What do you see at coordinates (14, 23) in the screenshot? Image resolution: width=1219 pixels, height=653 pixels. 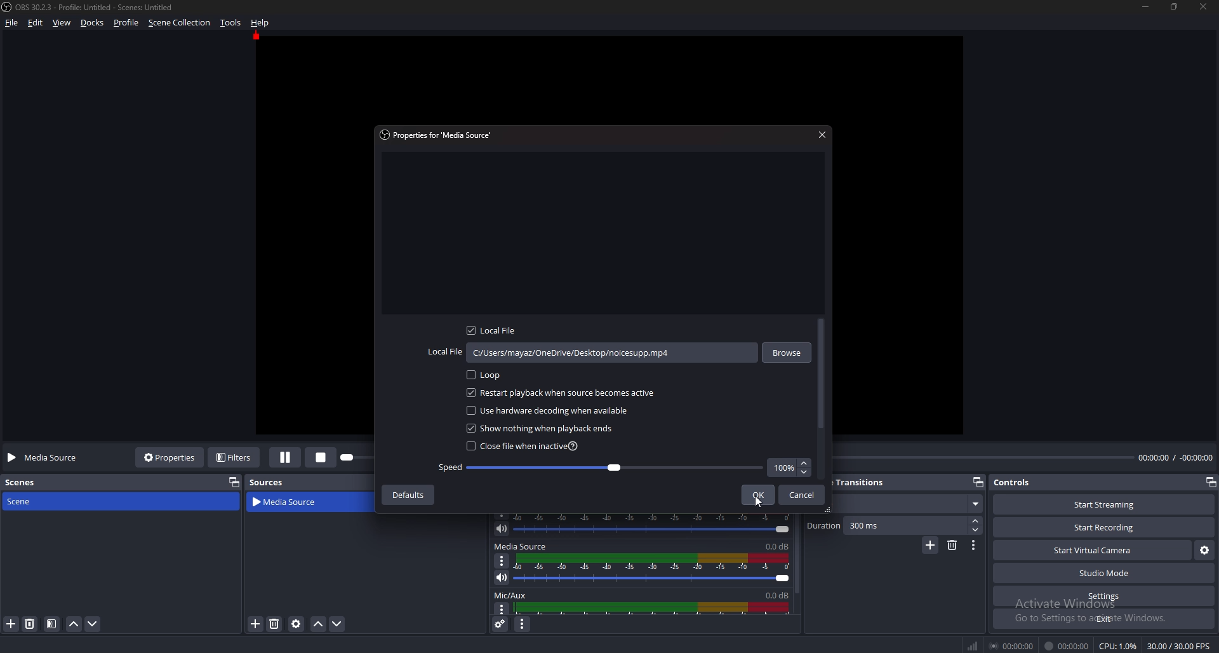 I see `File` at bounding box center [14, 23].